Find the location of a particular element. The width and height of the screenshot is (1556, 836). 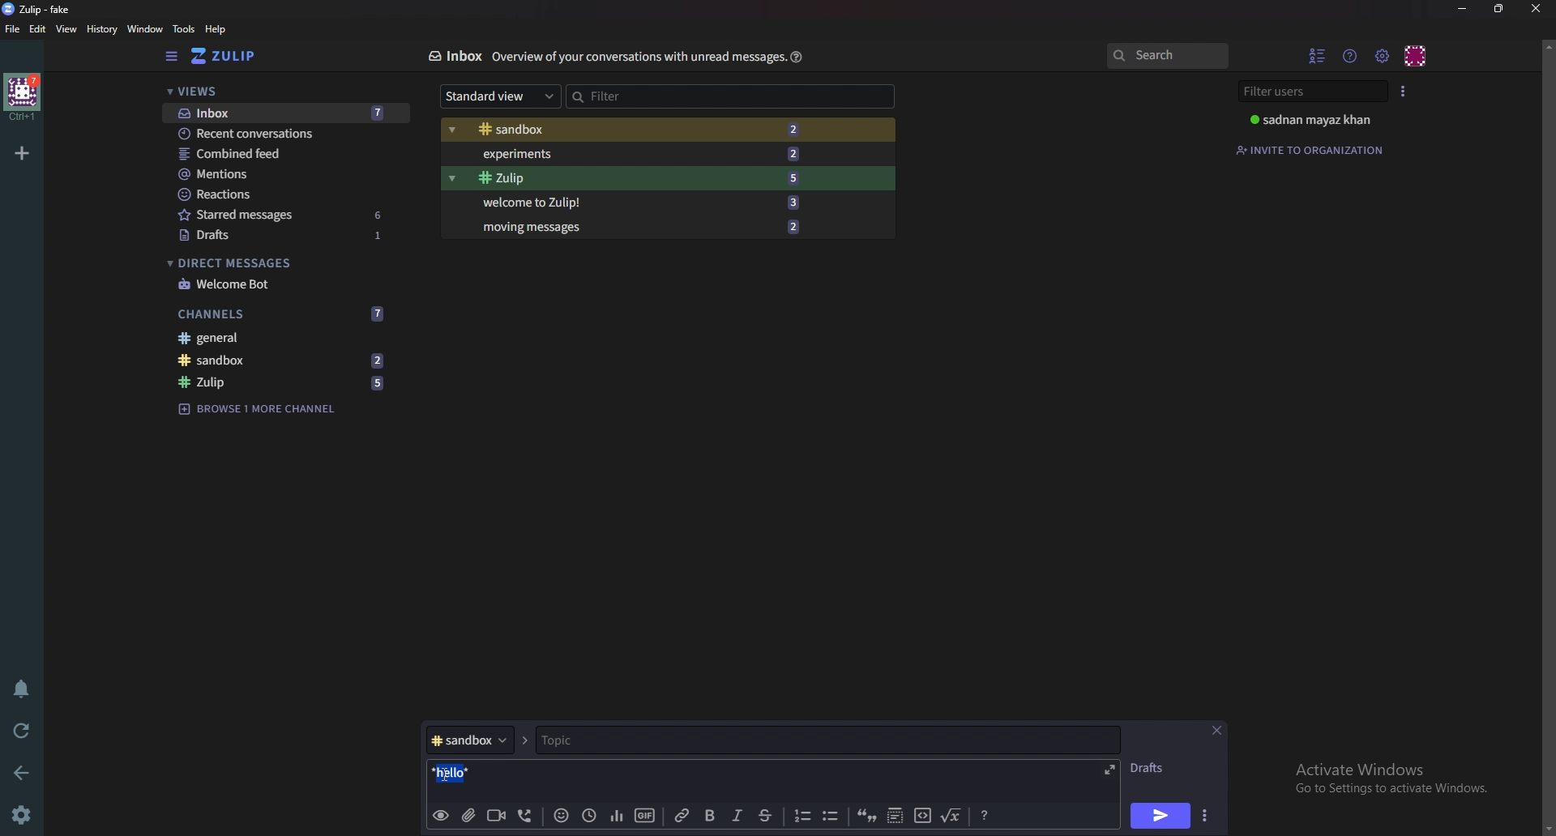

Moving messages 2 is located at coordinates (637, 224).